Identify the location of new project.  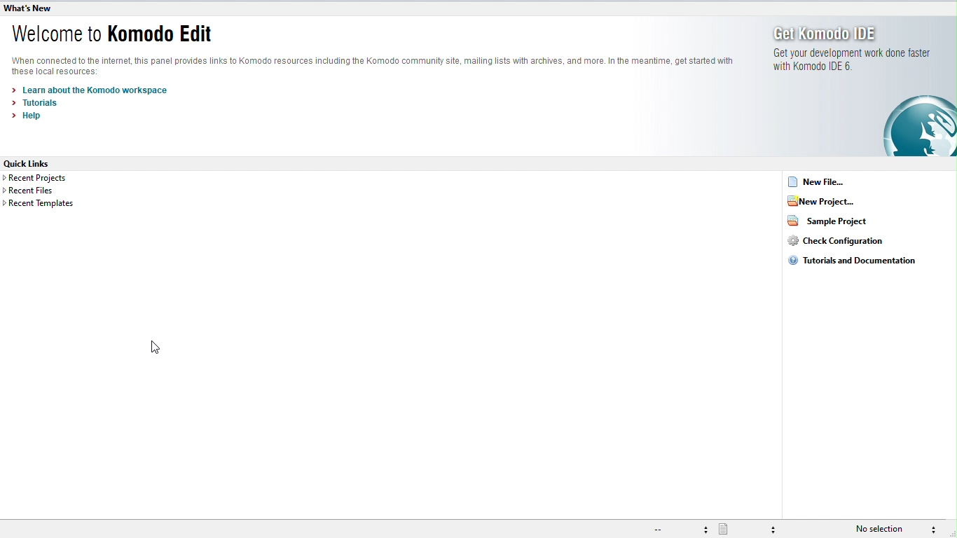
(839, 201).